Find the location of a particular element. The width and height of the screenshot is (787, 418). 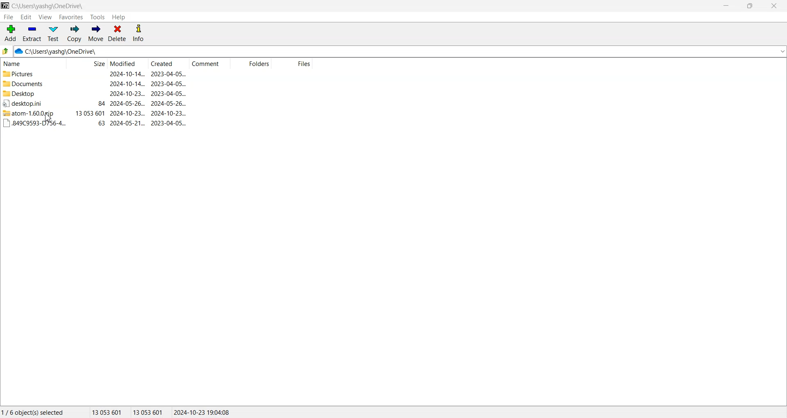

Extract is located at coordinates (32, 33).